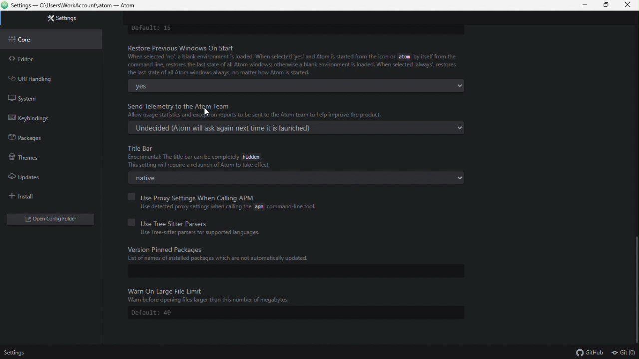 This screenshot has width=639, height=359. I want to click on Install, so click(39, 196).